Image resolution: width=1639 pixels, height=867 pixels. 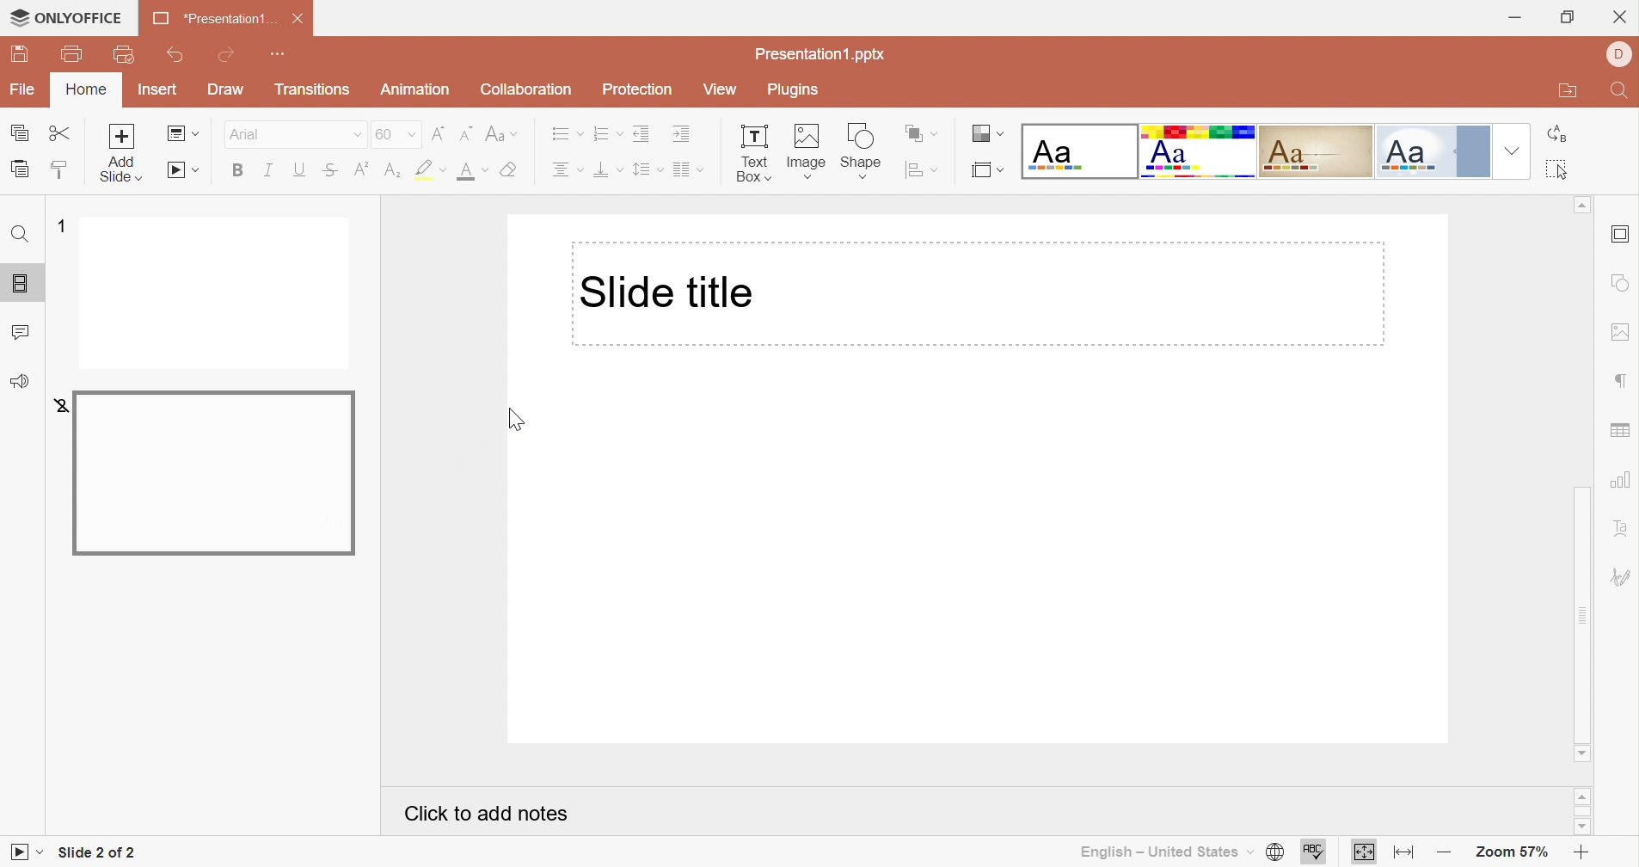 What do you see at coordinates (1621, 281) in the screenshot?
I see `Shape settings` at bounding box center [1621, 281].